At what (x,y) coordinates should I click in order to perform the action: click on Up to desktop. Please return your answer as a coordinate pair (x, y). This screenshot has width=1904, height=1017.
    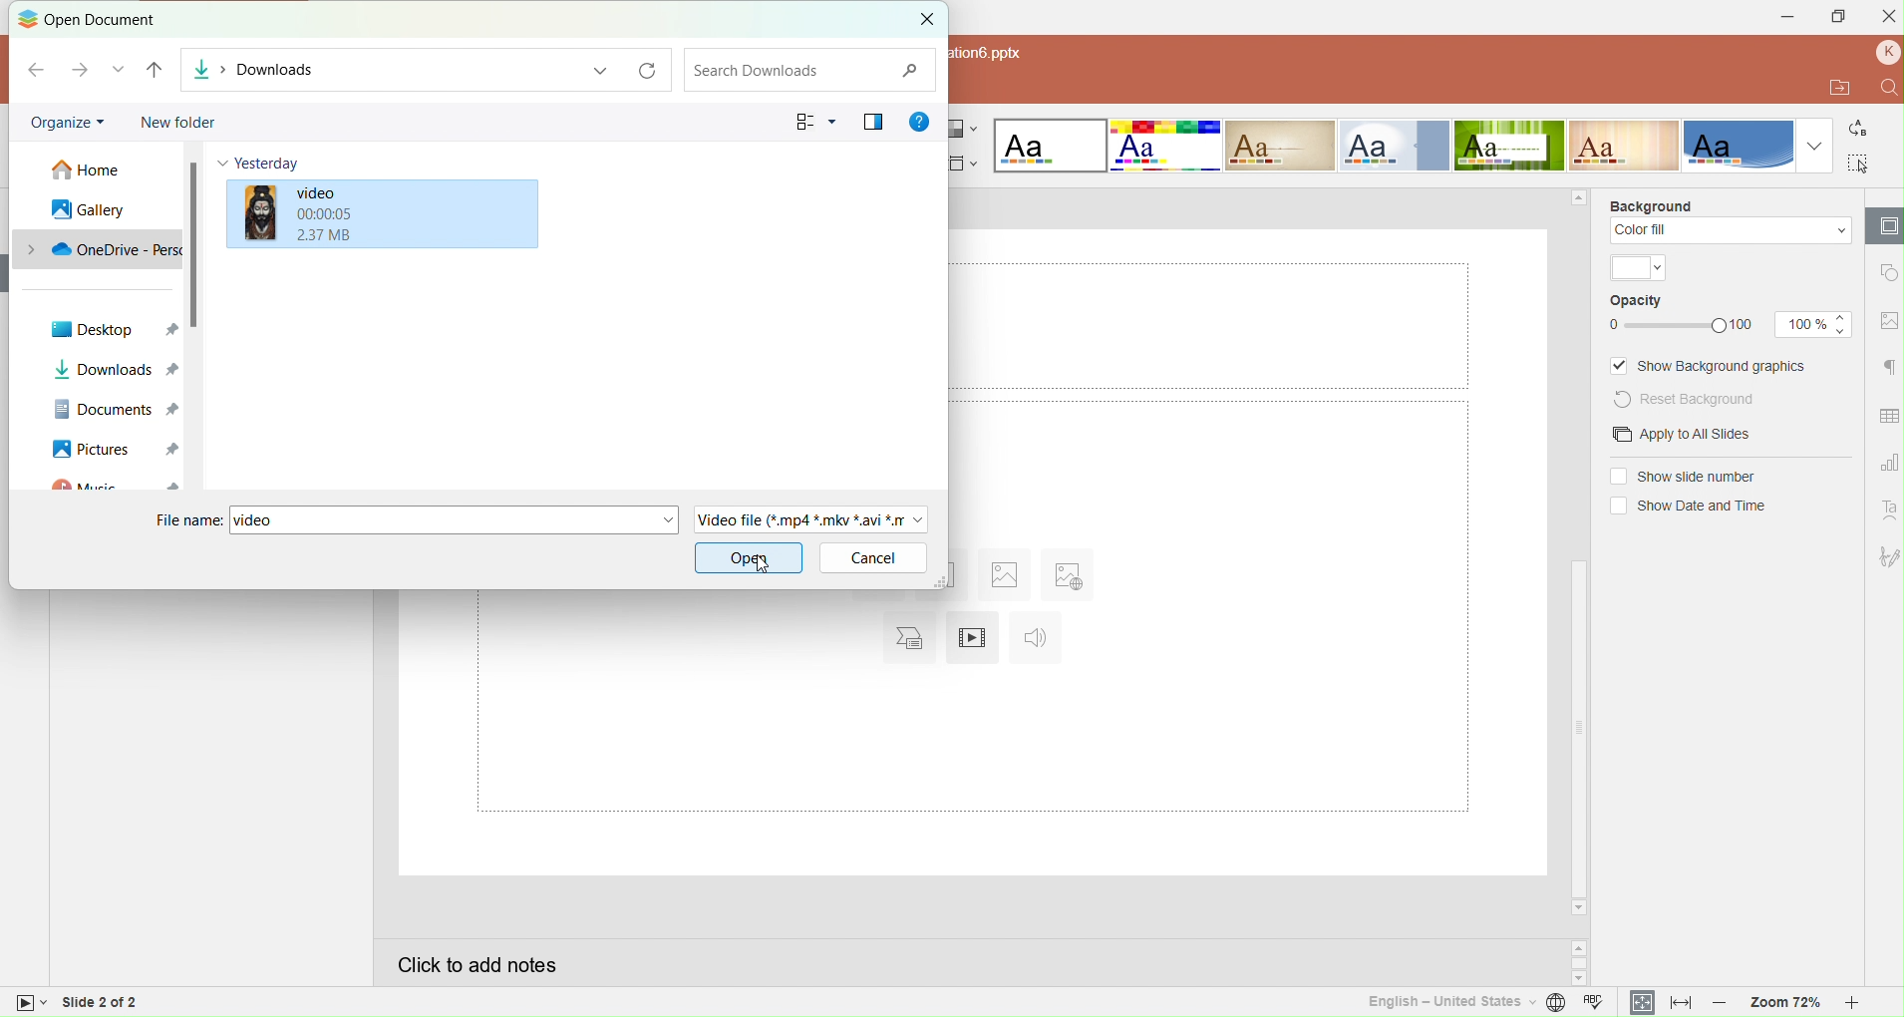
    Looking at the image, I should click on (152, 71).